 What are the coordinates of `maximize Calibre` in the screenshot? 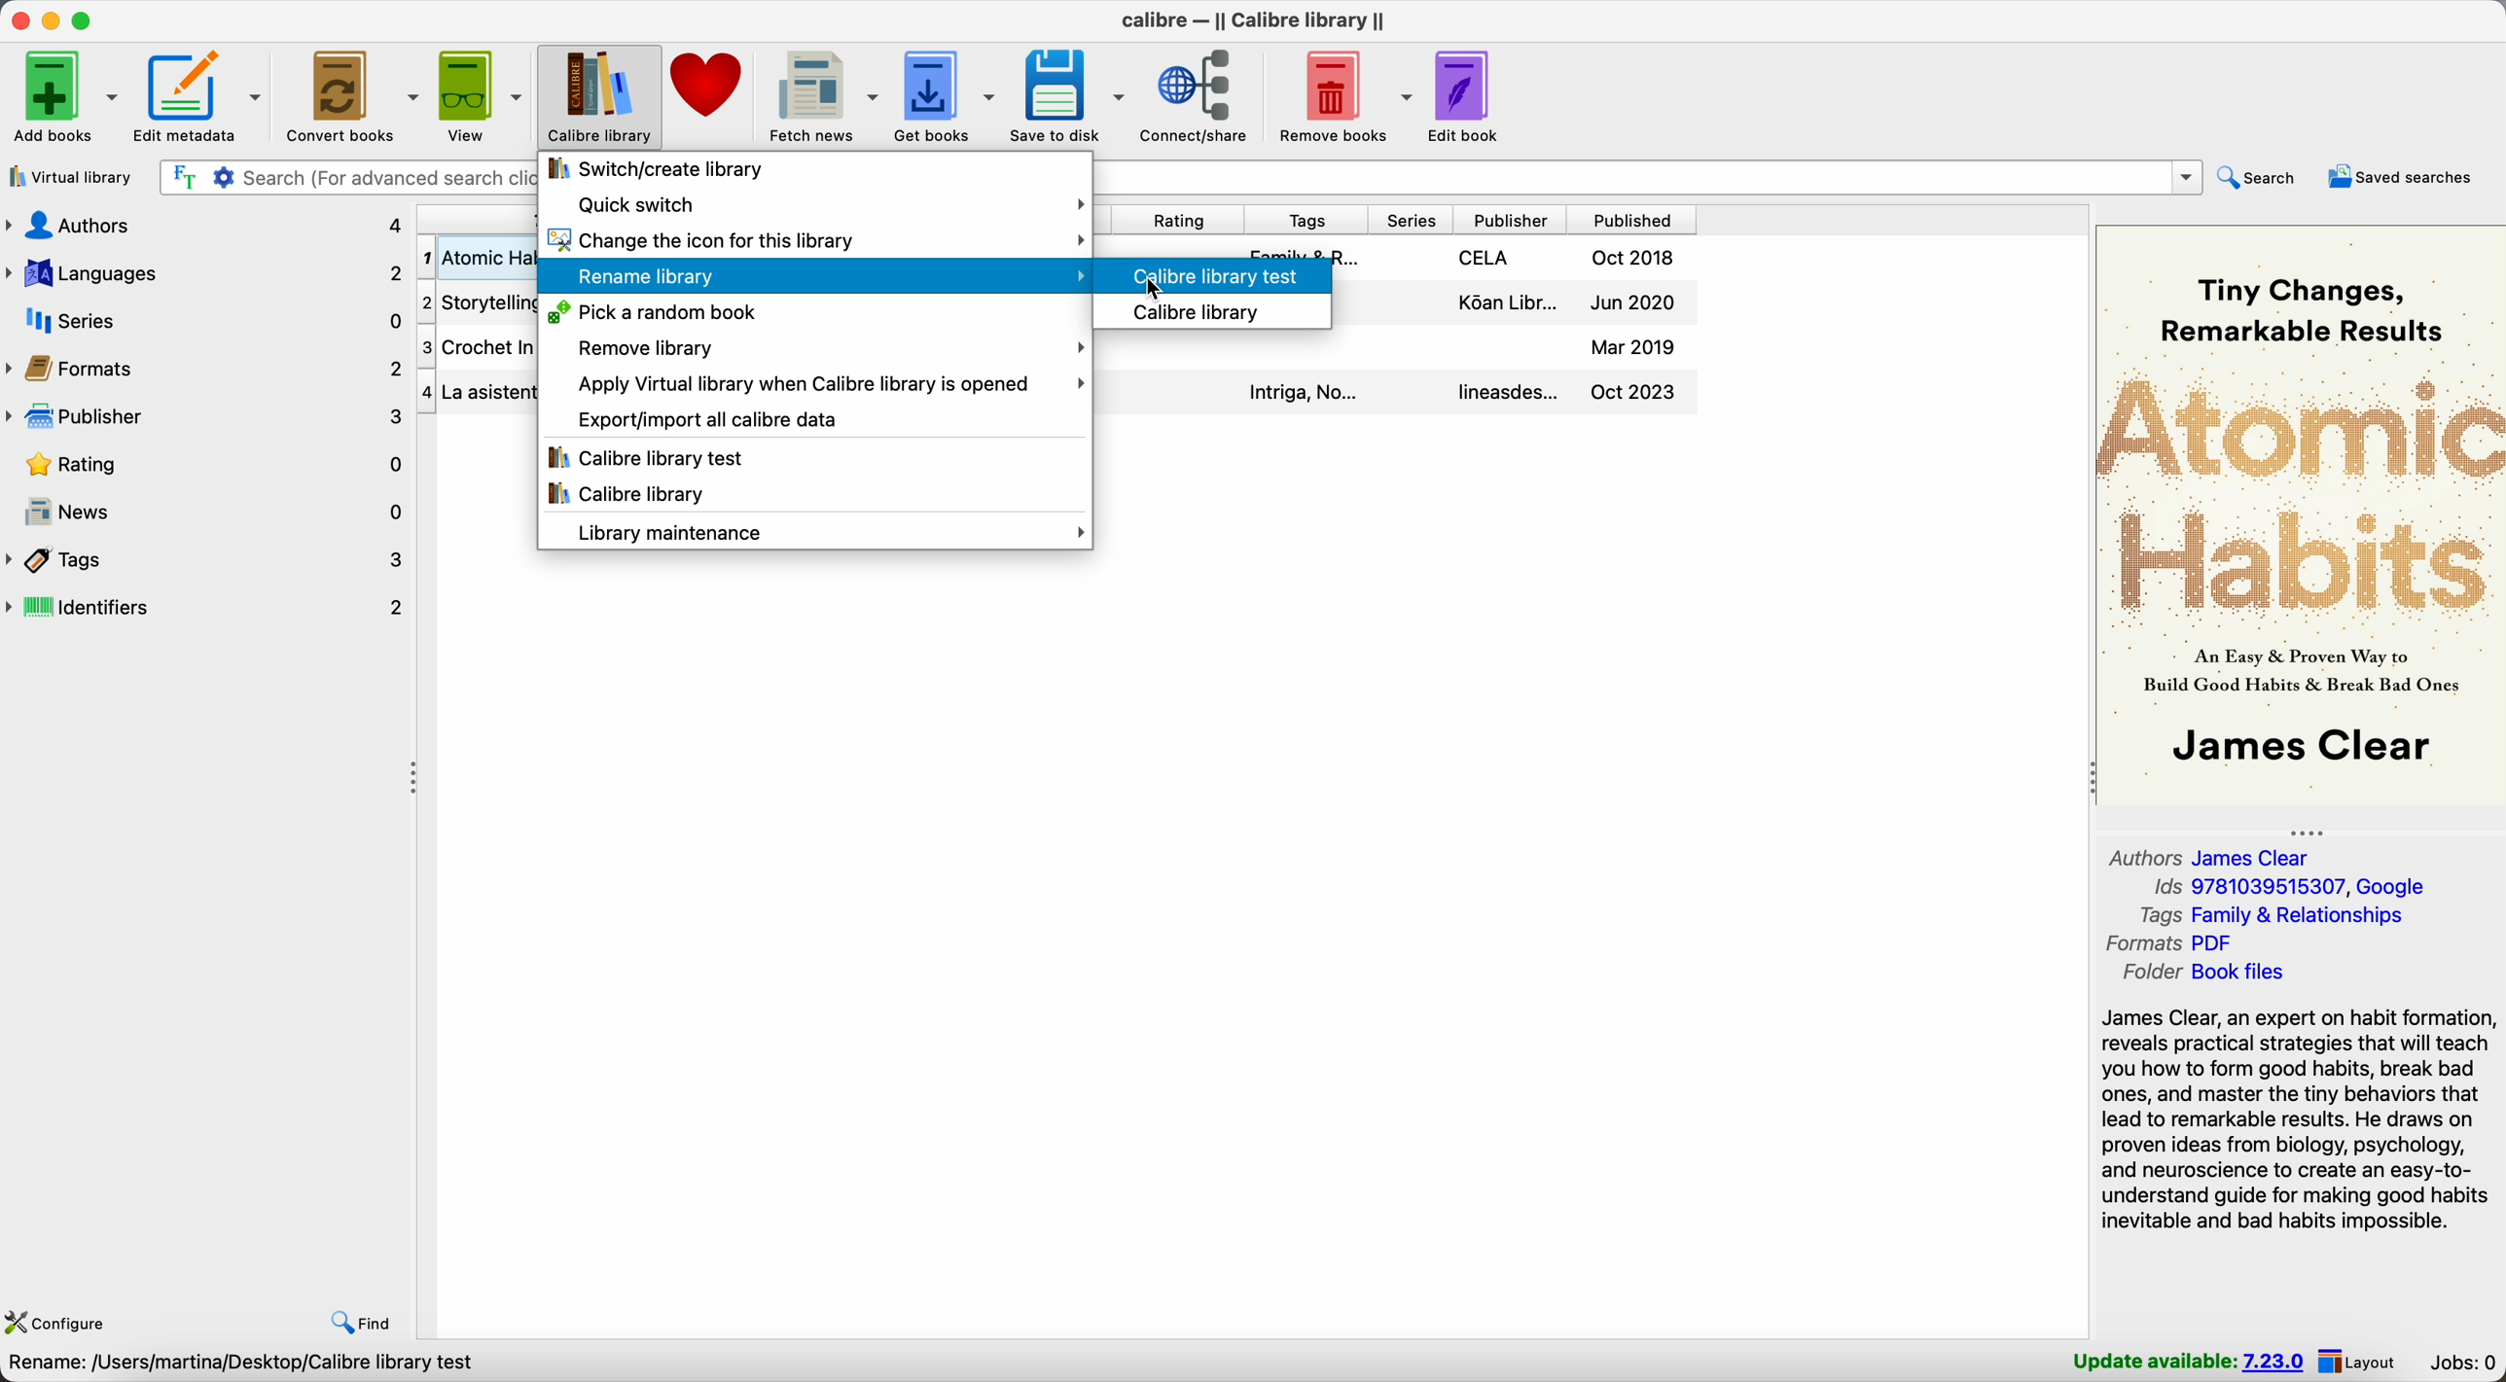 It's located at (85, 18).